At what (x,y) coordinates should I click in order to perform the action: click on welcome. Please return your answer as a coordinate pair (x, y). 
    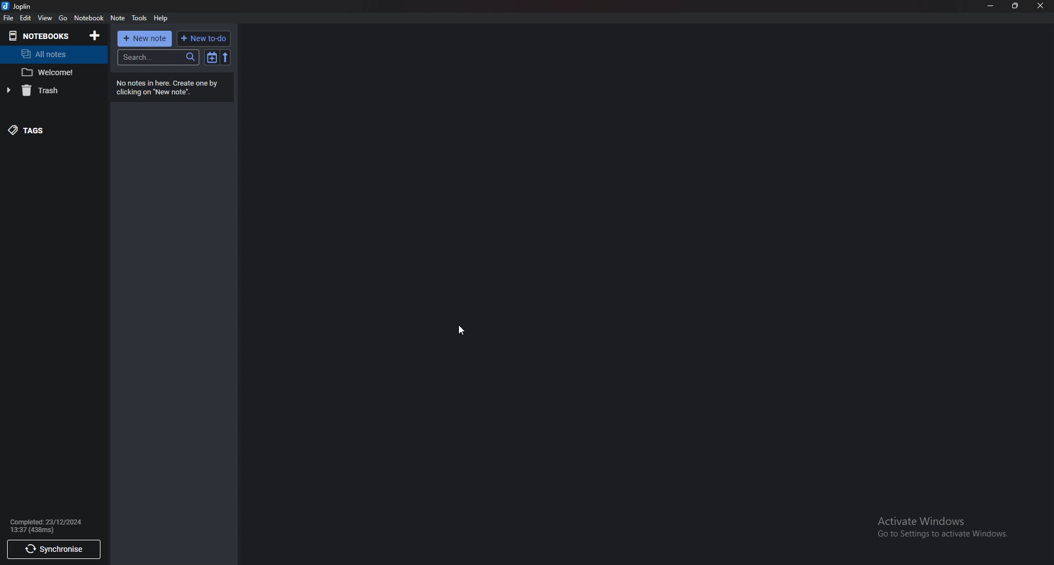
    Looking at the image, I should click on (52, 72).